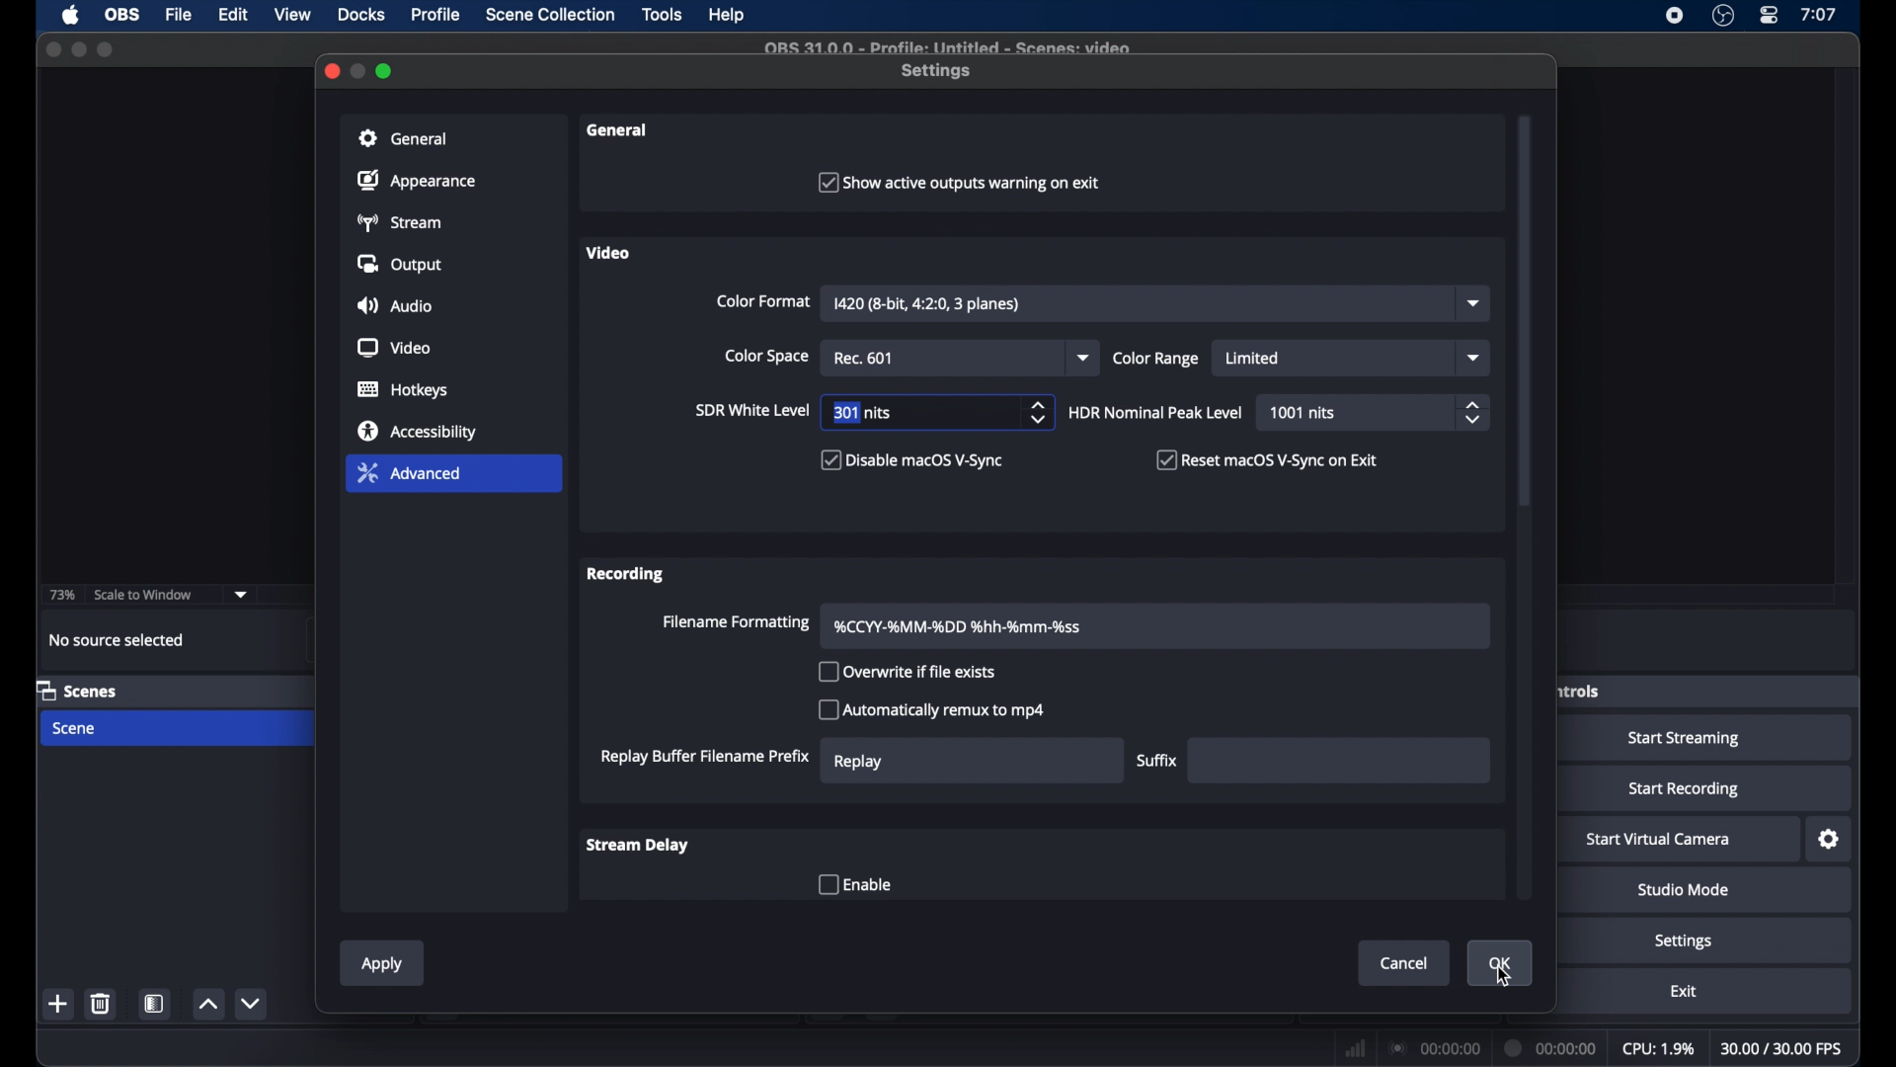  What do you see at coordinates (1684, 990) in the screenshot?
I see `exit` at bounding box center [1684, 990].